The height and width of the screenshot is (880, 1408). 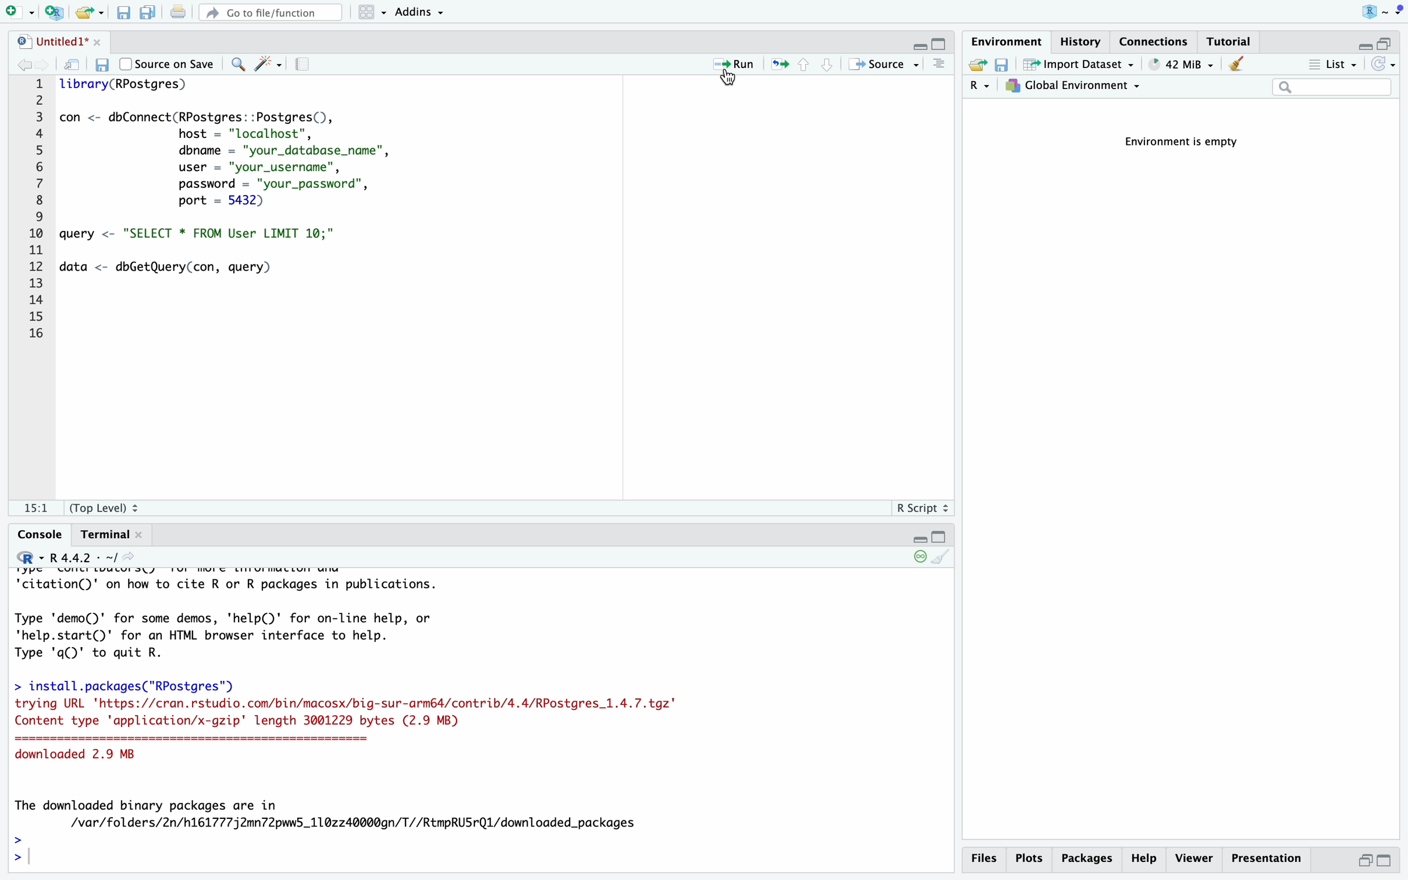 What do you see at coordinates (1359, 11) in the screenshot?
I see `R logo` at bounding box center [1359, 11].